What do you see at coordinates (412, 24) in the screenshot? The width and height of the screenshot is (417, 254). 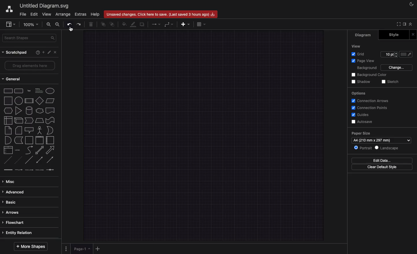 I see `Collapse` at bounding box center [412, 24].